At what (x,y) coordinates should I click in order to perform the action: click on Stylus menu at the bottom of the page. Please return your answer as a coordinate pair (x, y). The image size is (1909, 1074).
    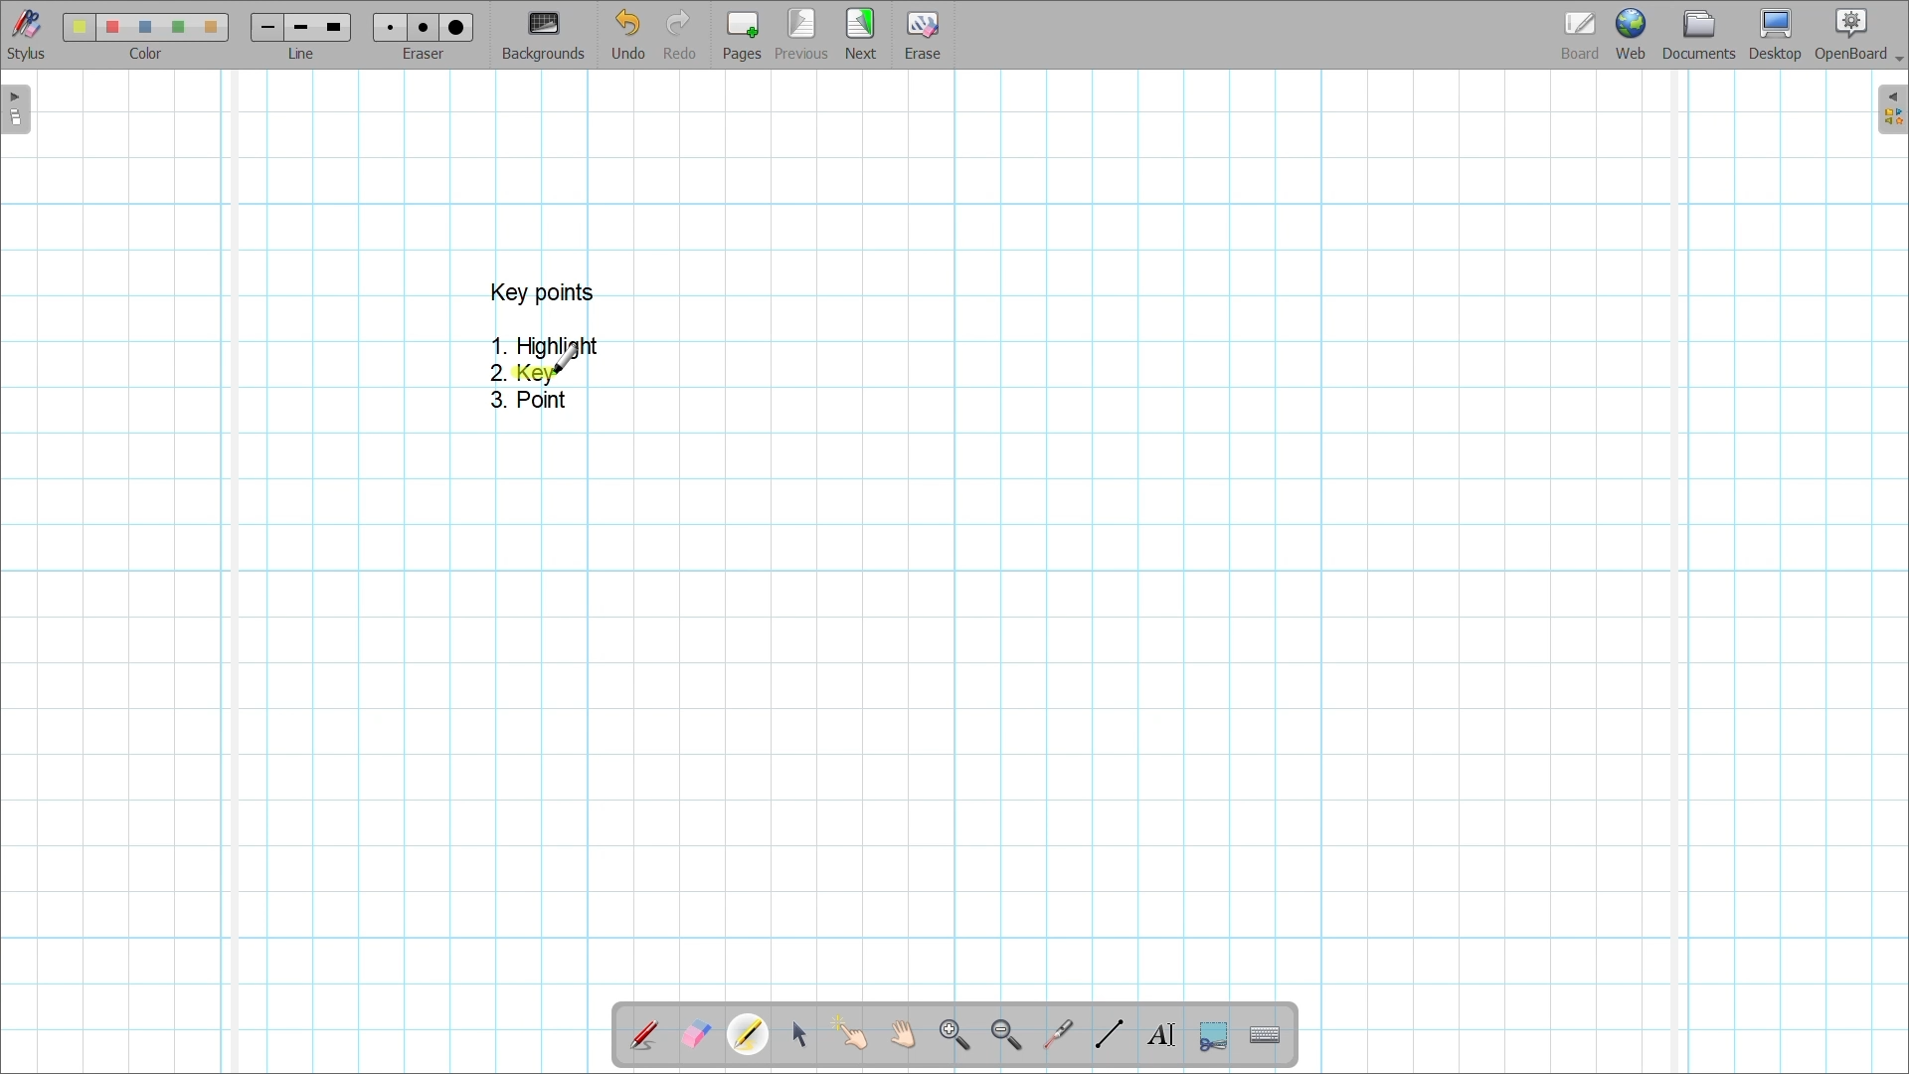
    Looking at the image, I should click on (28, 35).